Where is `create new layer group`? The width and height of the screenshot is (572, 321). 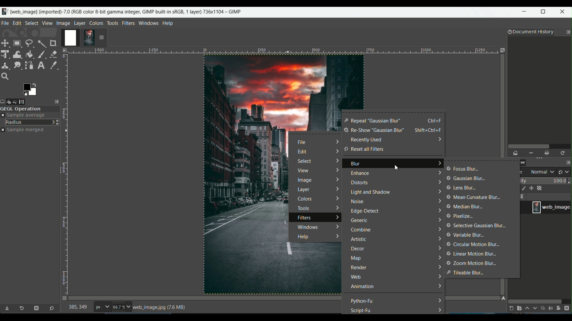 create new layer group is located at coordinates (519, 308).